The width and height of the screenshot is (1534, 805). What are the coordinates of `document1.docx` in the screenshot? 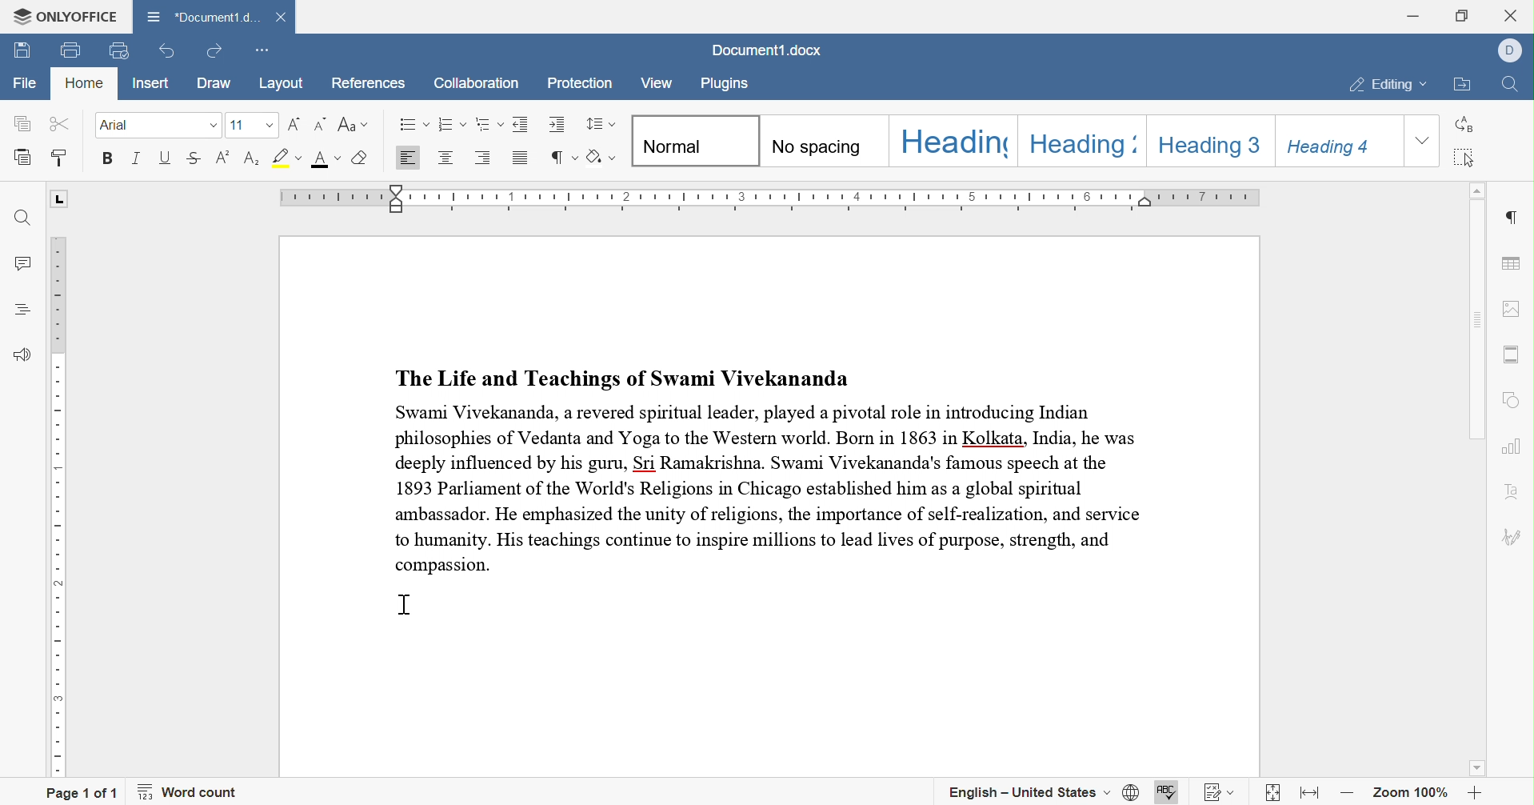 It's located at (763, 50).